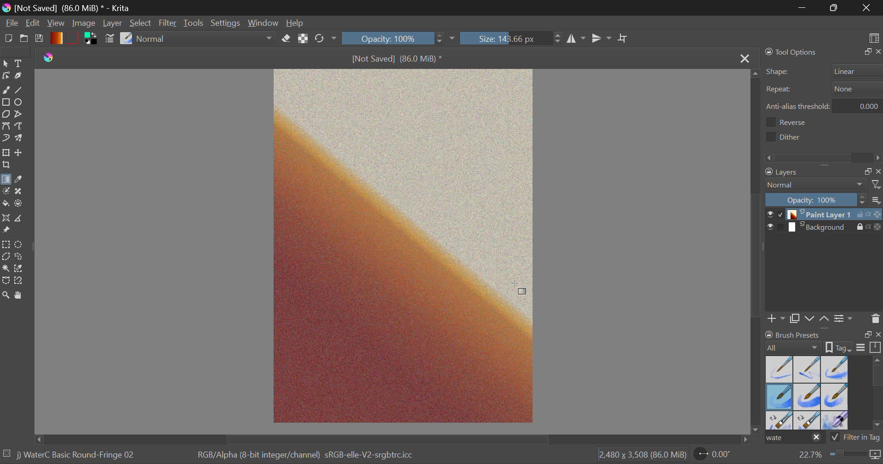 This screenshot has width=883, height=464. I want to click on Layer, so click(114, 23).